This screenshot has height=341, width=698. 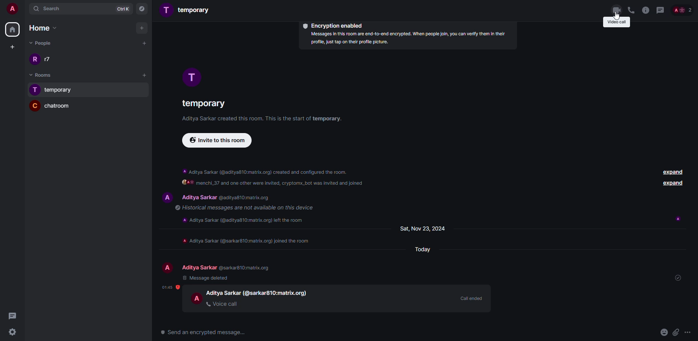 I want to click on home, so click(x=40, y=28).